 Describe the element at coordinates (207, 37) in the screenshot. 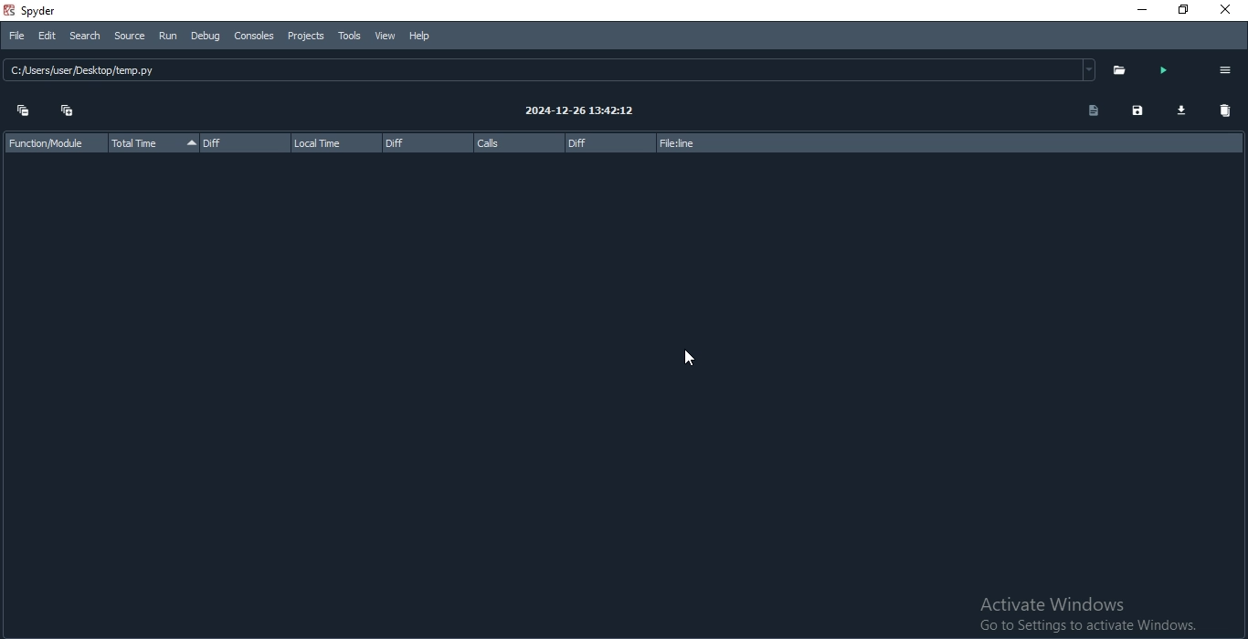

I see `Debug` at that location.